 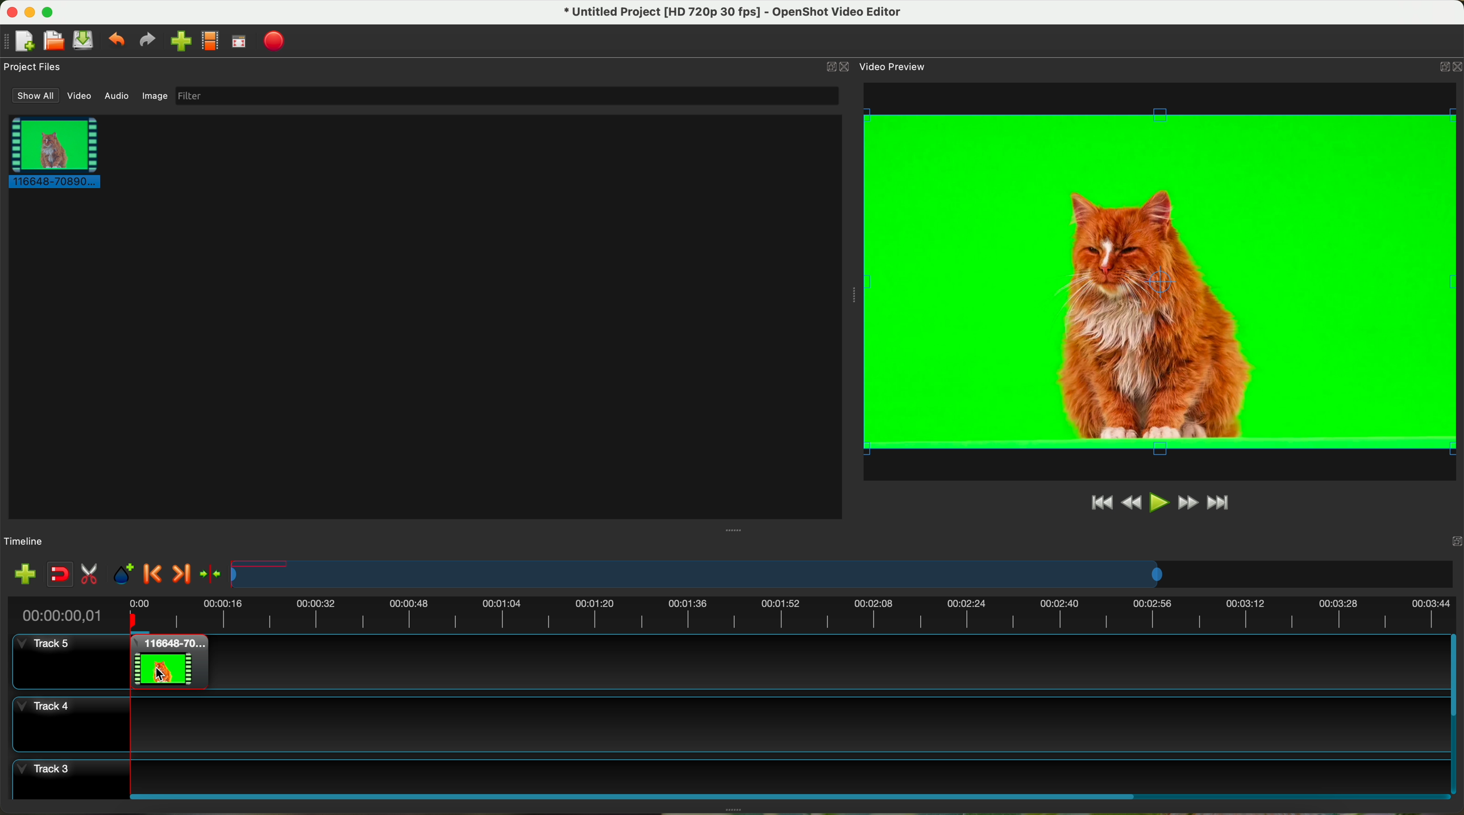 What do you see at coordinates (184, 575) in the screenshot?
I see `next marker` at bounding box center [184, 575].